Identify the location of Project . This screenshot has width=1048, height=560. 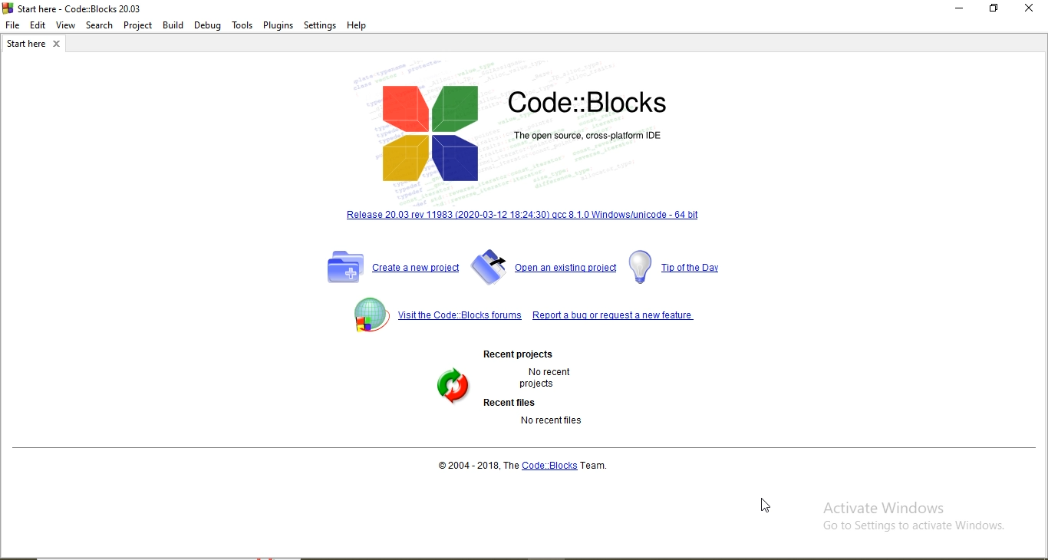
(138, 23).